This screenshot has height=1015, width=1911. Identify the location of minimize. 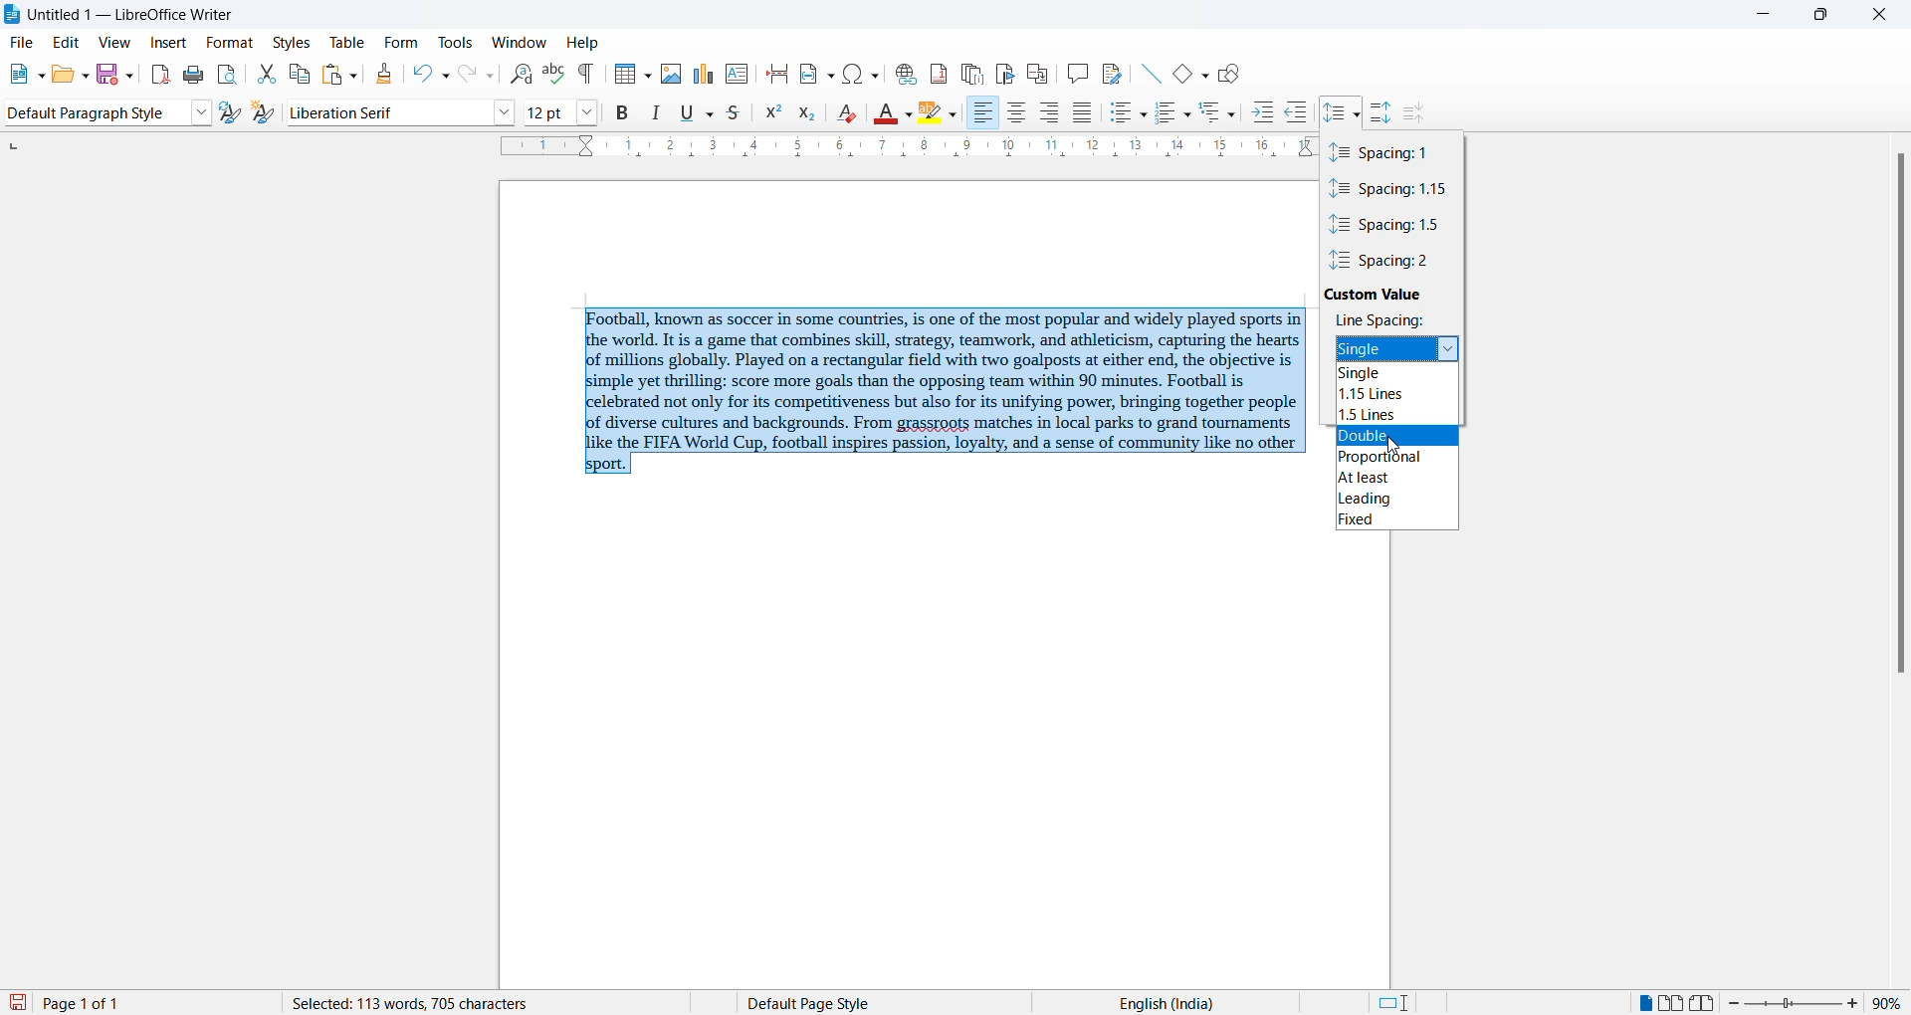
(1754, 15).